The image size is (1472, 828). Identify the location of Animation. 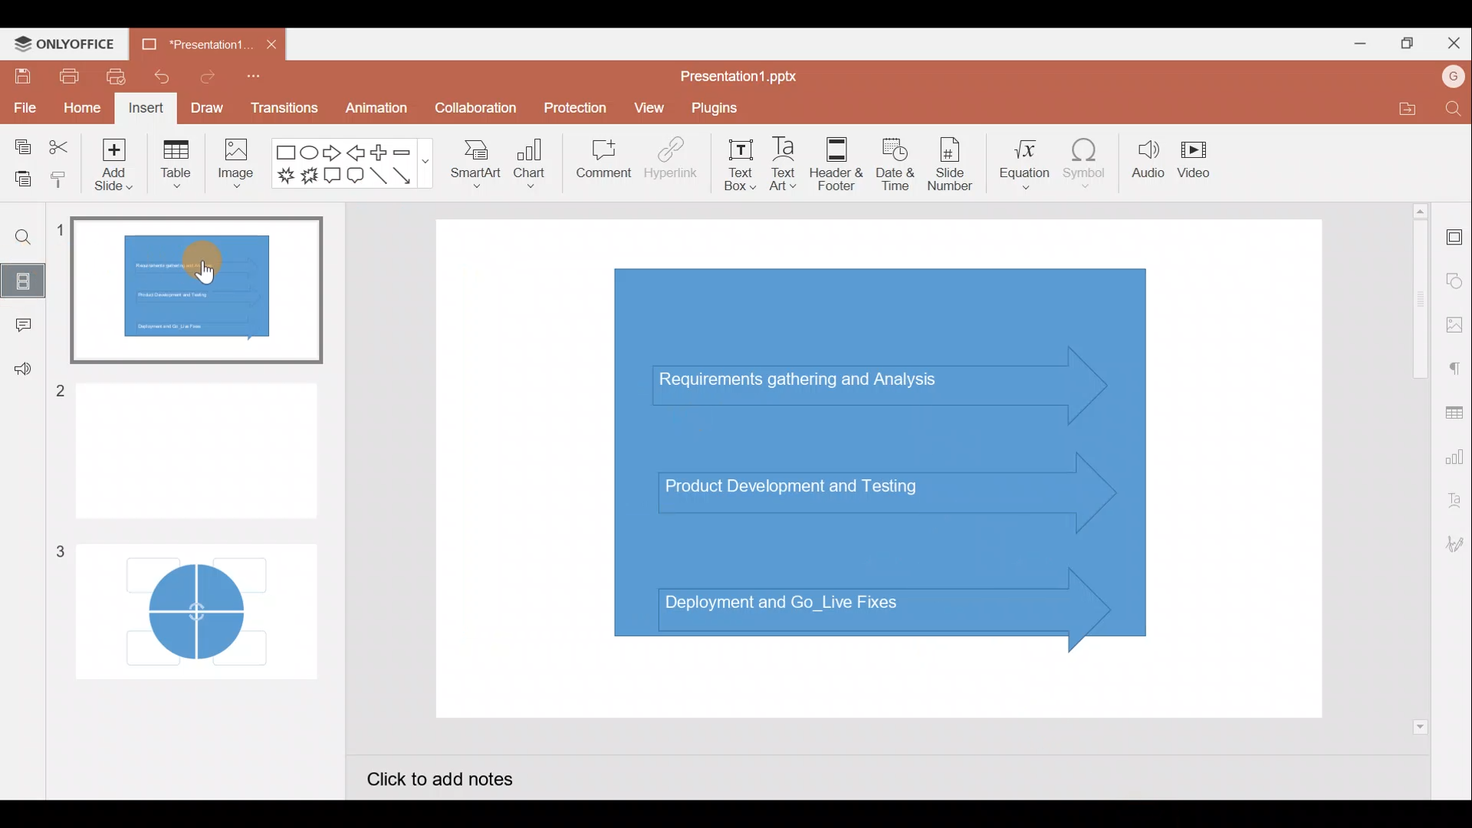
(373, 107).